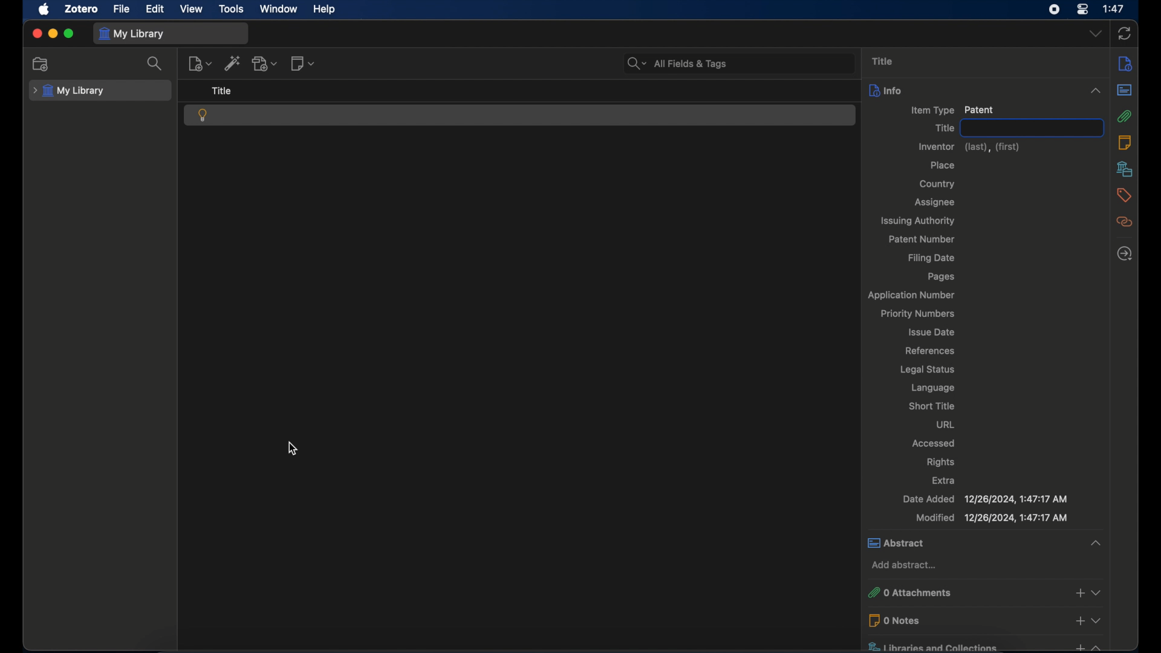 The height and width of the screenshot is (653, 1161). I want to click on add, so click(1079, 646).